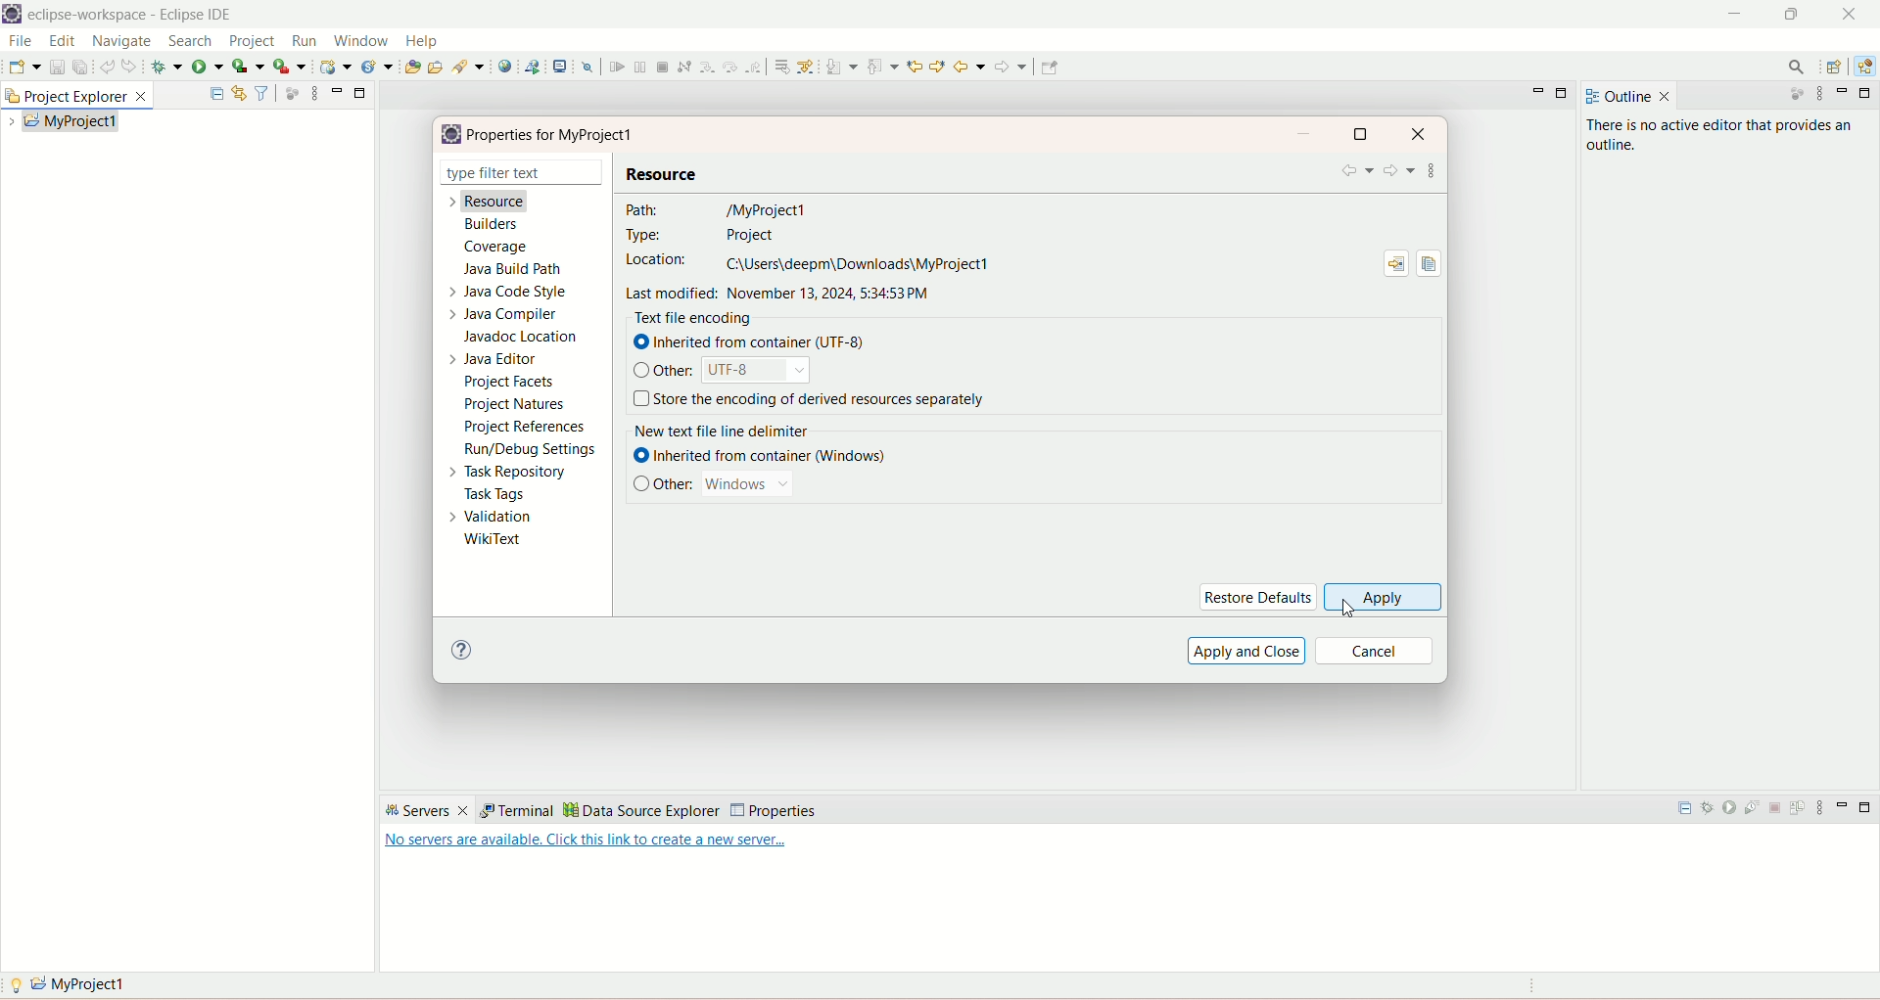  I want to click on create a new java servlet, so click(377, 67).